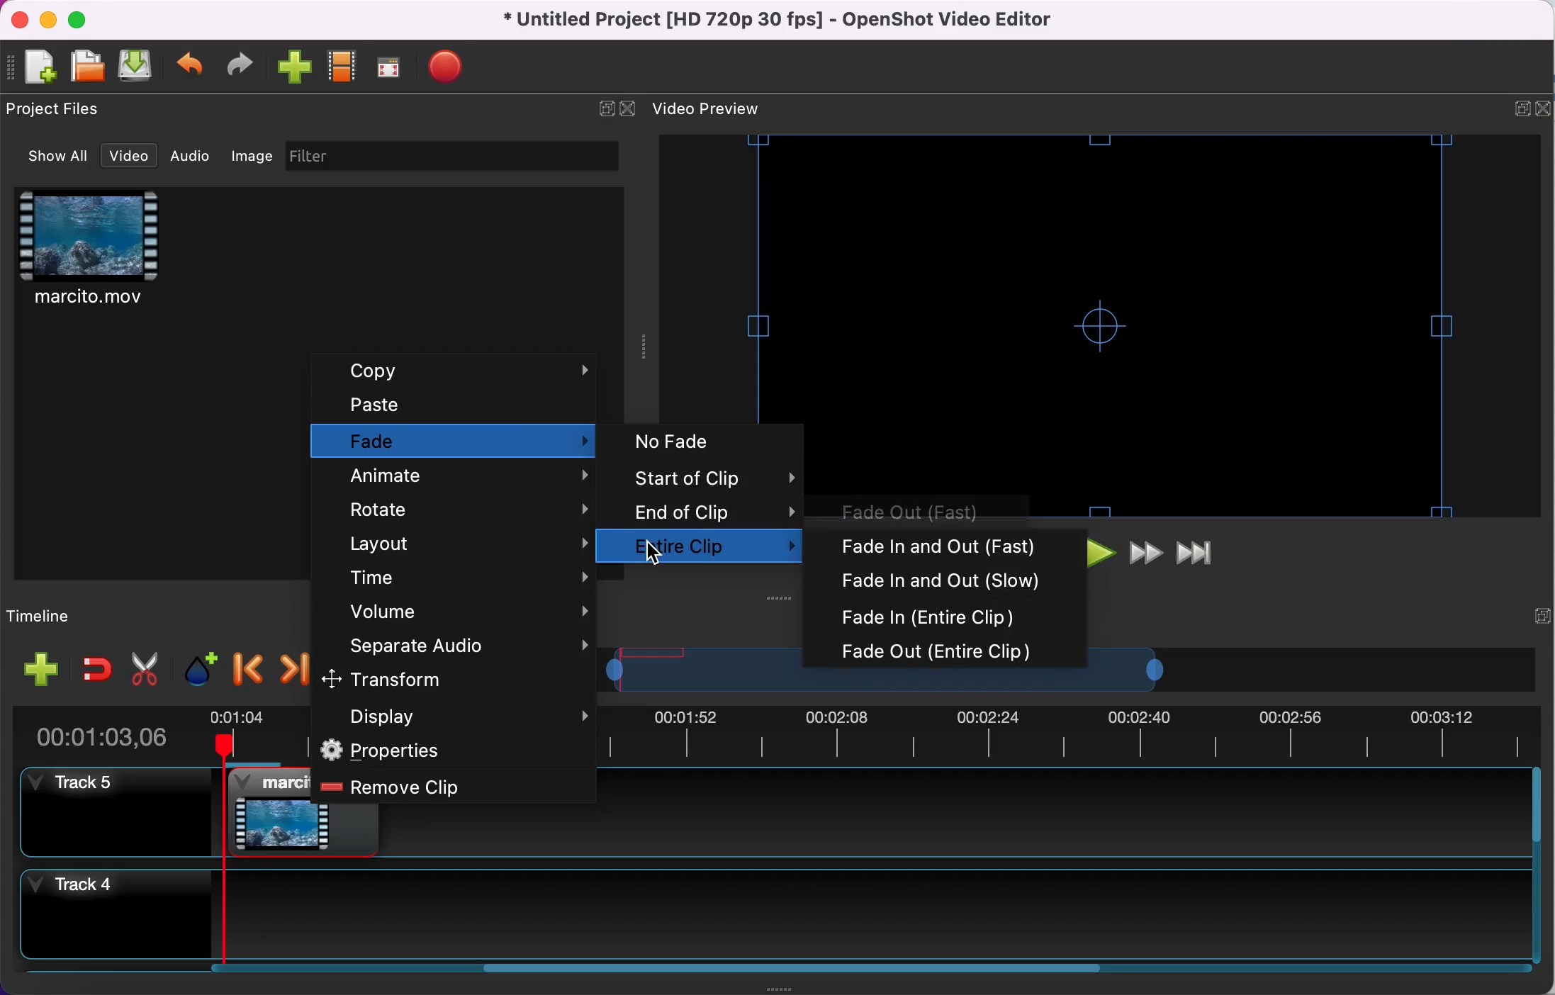 The image size is (1555, 995). Describe the element at coordinates (731, 111) in the screenshot. I see `video preview` at that location.